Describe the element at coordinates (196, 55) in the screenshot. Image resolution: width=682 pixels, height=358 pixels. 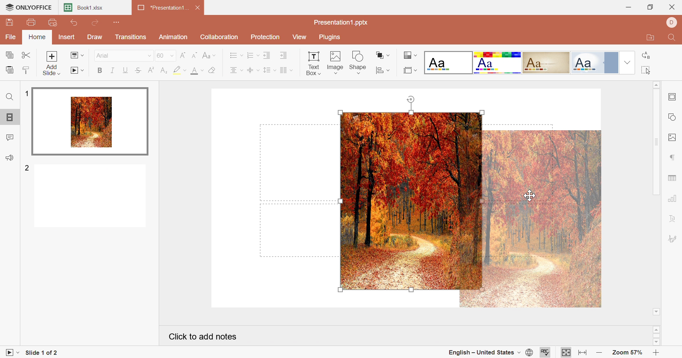
I see `Decrement font size` at that location.